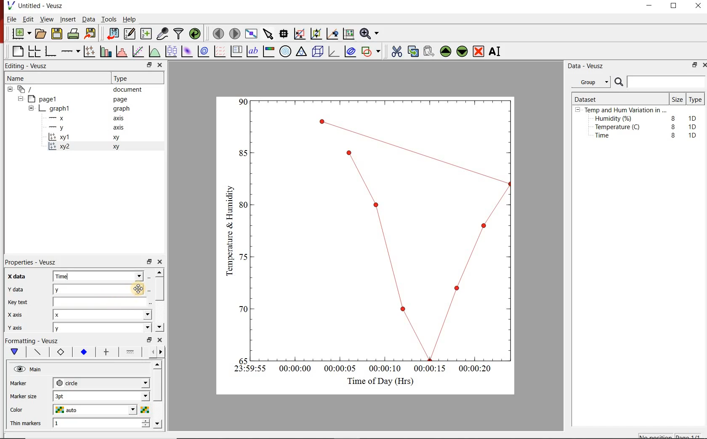 Image resolution: width=707 pixels, height=439 pixels. I want to click on graph, so click(121, 109).